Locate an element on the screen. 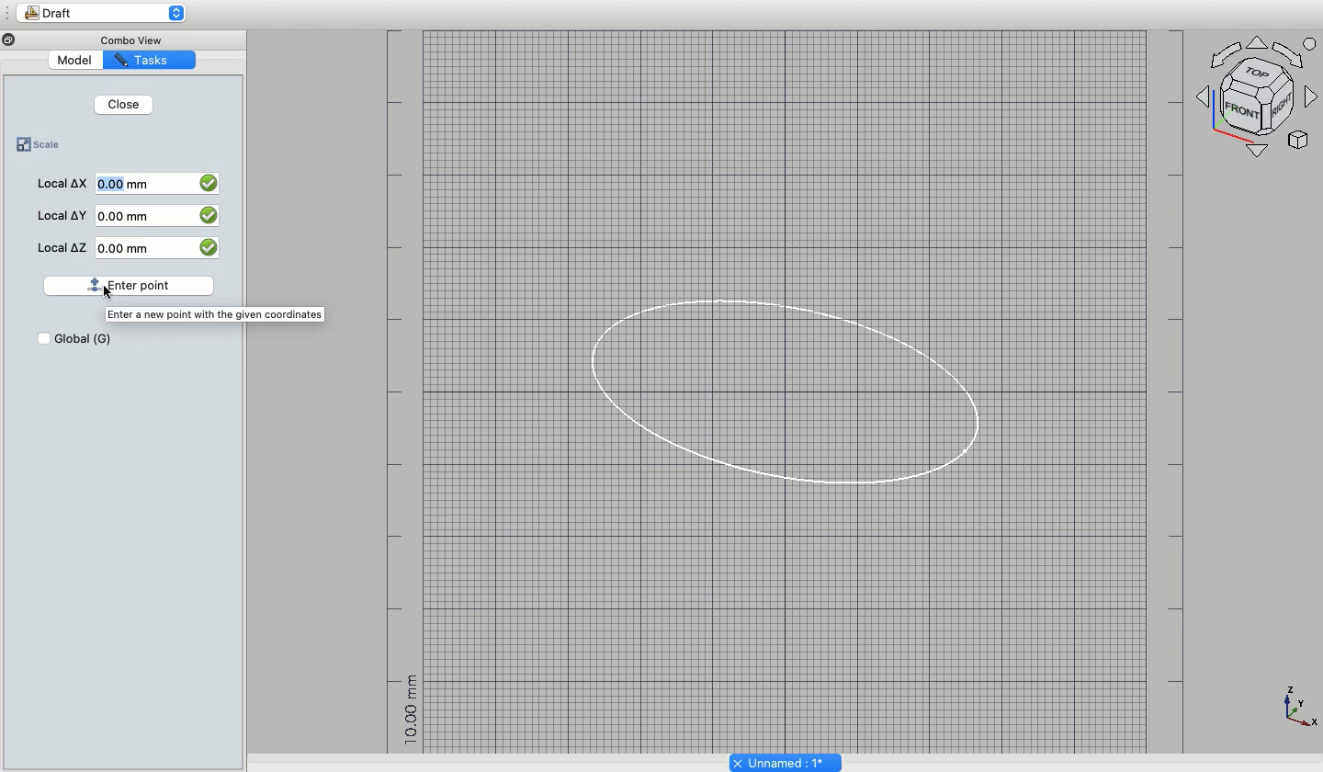 This screenshot has height=772, width=1323. Close is located at coordinates (124, 105).